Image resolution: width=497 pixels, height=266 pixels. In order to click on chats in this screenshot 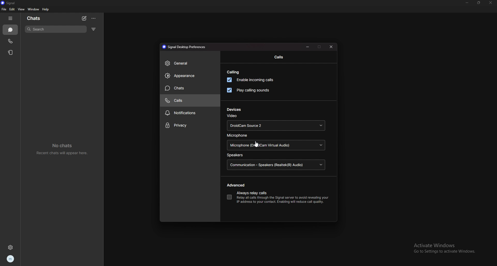, I will do `click(11, 30)`.